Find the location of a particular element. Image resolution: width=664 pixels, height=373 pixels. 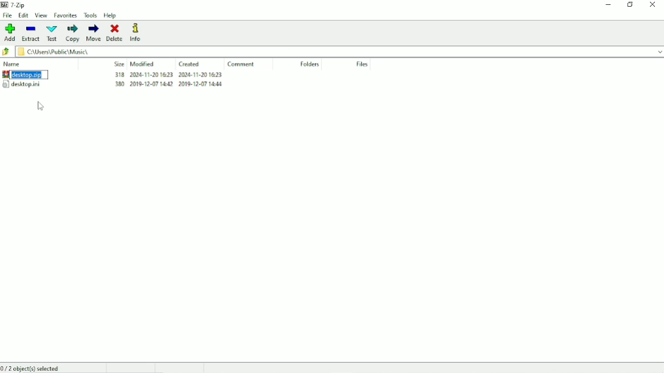

View is located at coordinates (41, 16).